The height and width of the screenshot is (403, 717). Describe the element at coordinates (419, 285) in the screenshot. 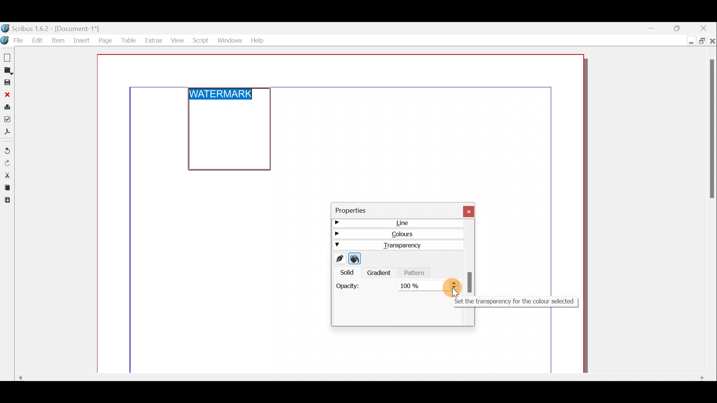

I see `100%` at that location.